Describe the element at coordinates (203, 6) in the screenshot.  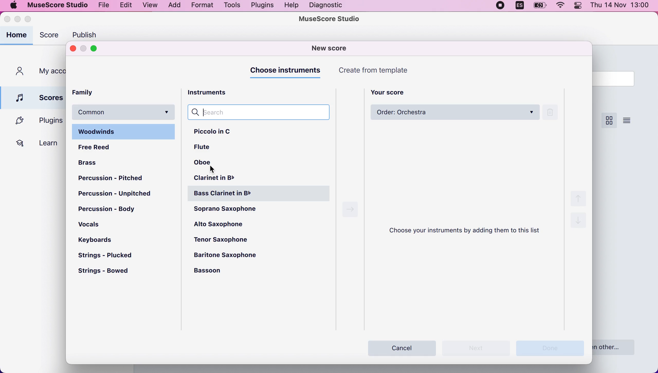
I see `format` at that location.